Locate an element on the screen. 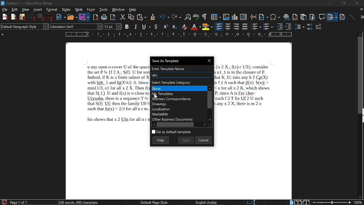 The width and height of the screenshot is (364, 205). Open is located at coordinates (71, 17).